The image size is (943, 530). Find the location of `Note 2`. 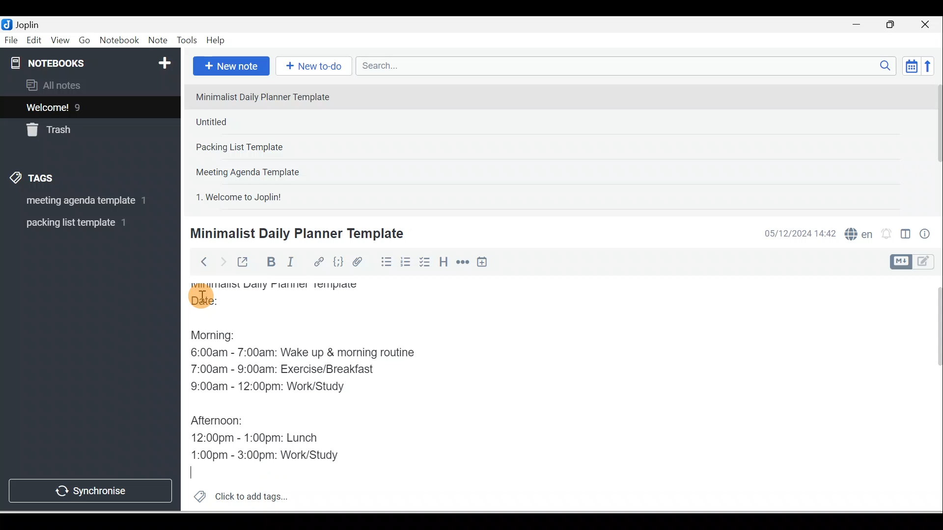

Note 2 is located at coordinates (260, 122).